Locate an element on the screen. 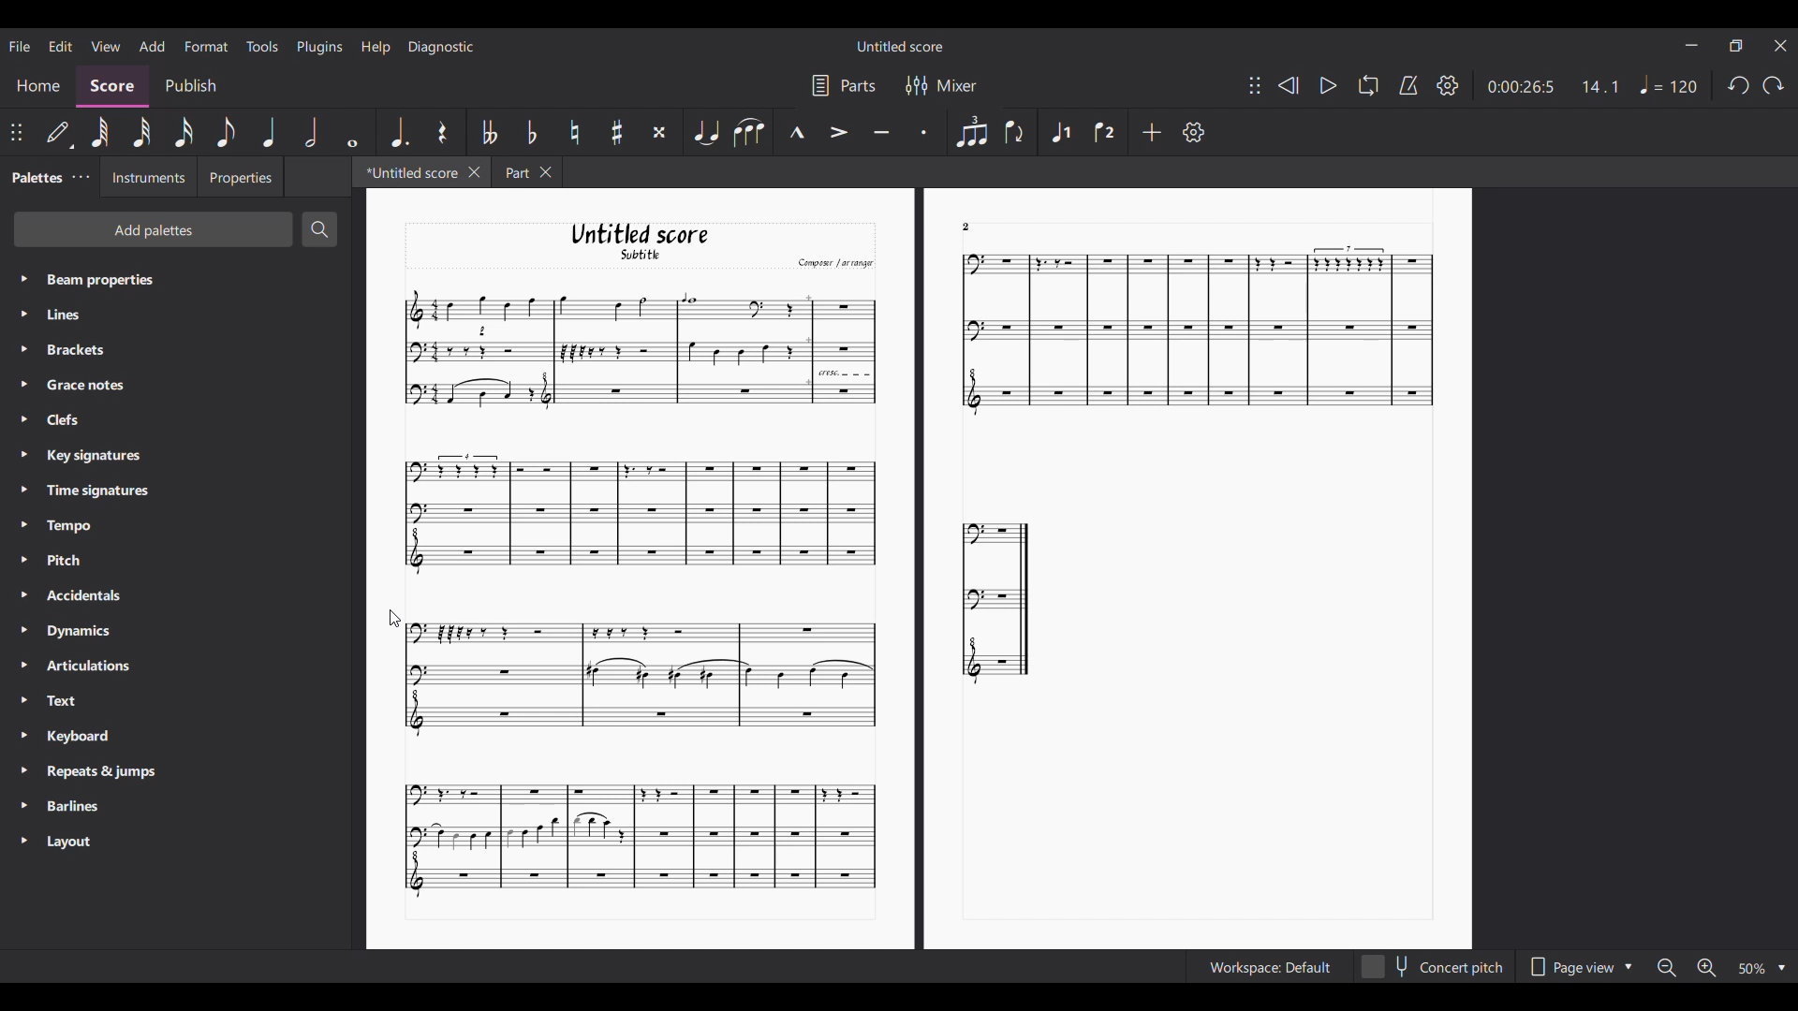  32nd note is located at coordinates (141, 132).